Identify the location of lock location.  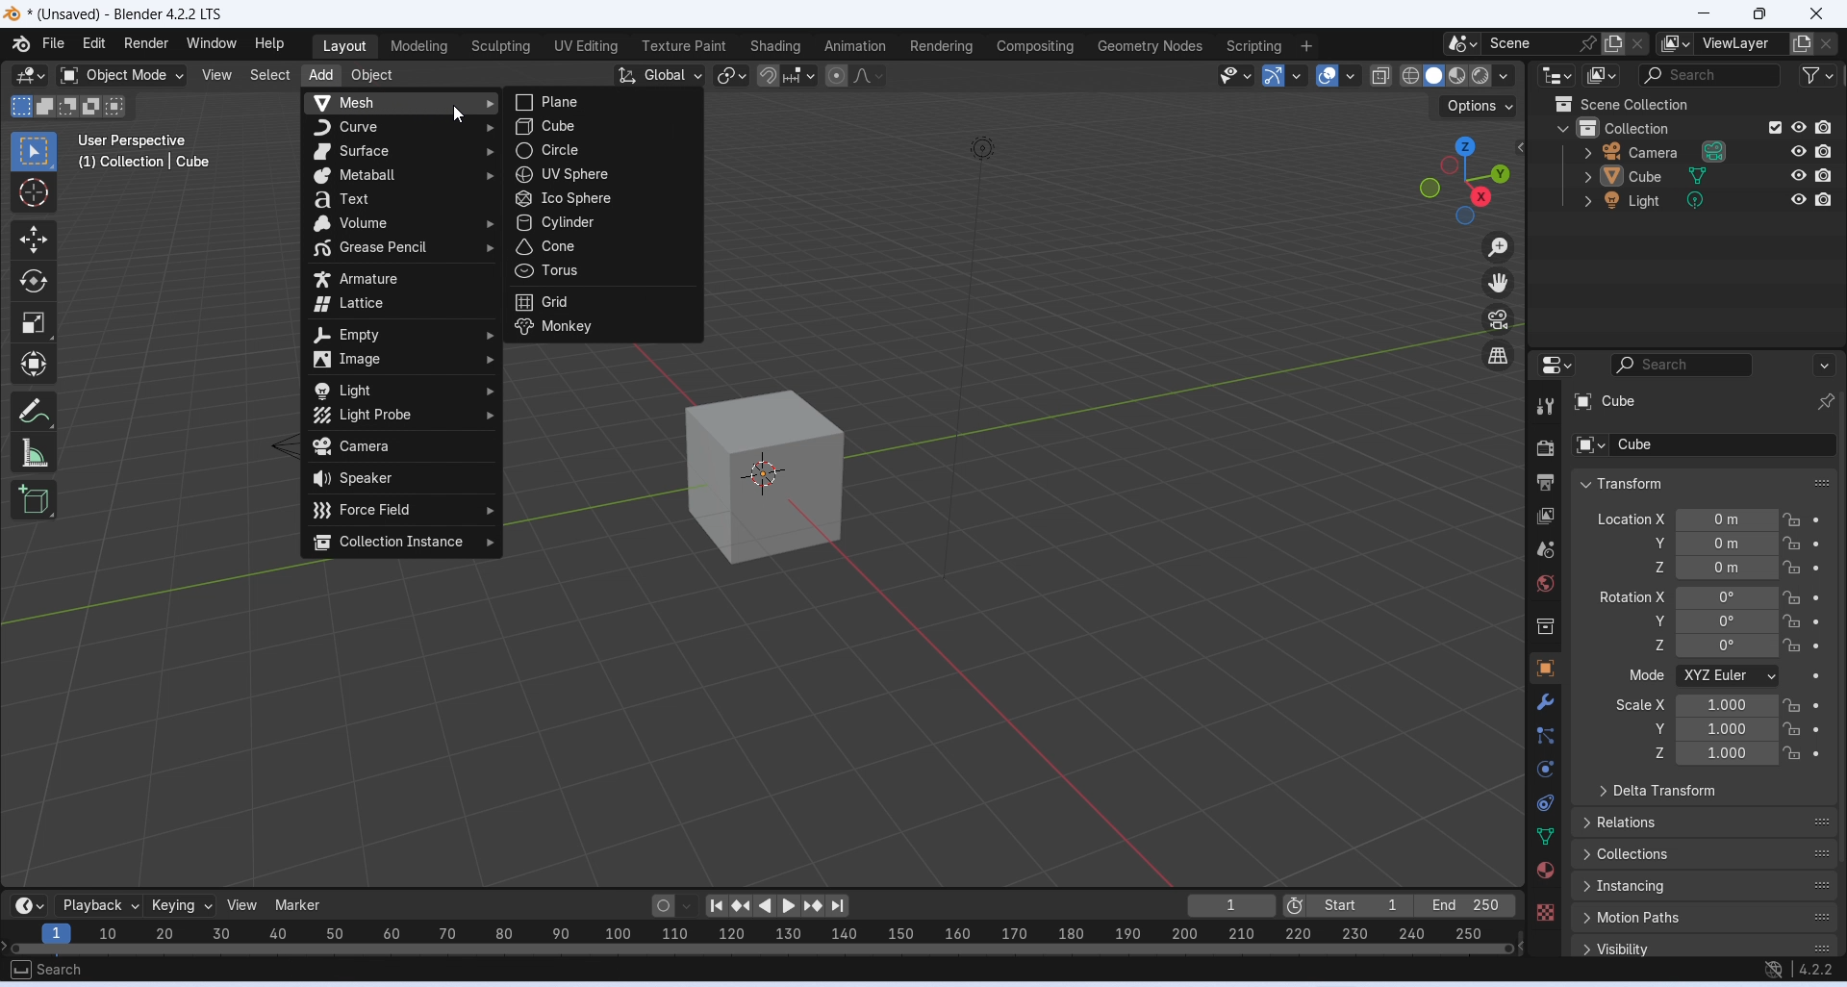
(1793, 621).